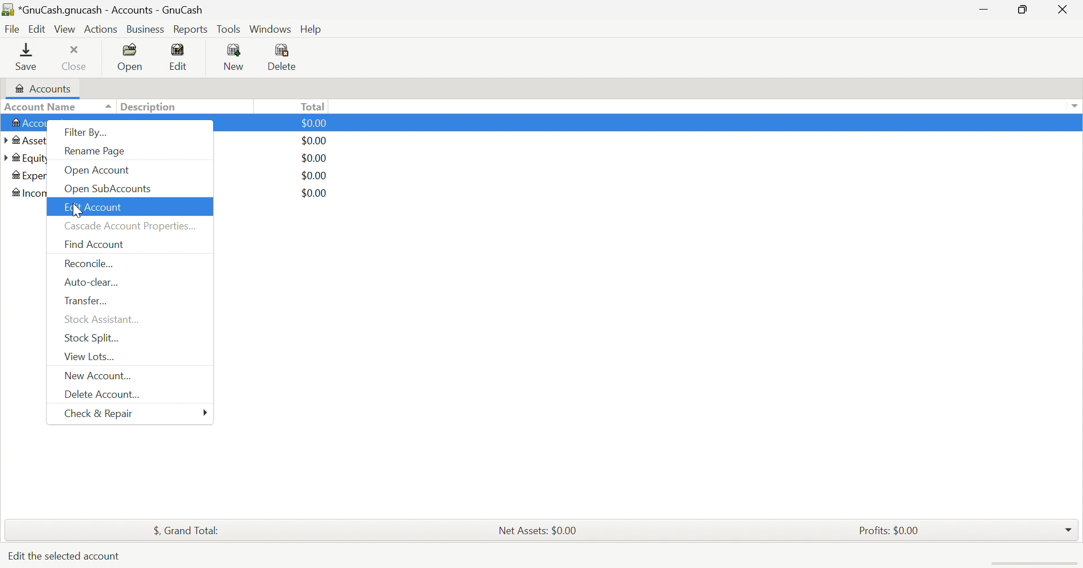 Image resolution: width=1083 pixels, height=568 pixels. Describe the element at coordinates (42, 108) in the screenshot. I see `Account Name` at that location.